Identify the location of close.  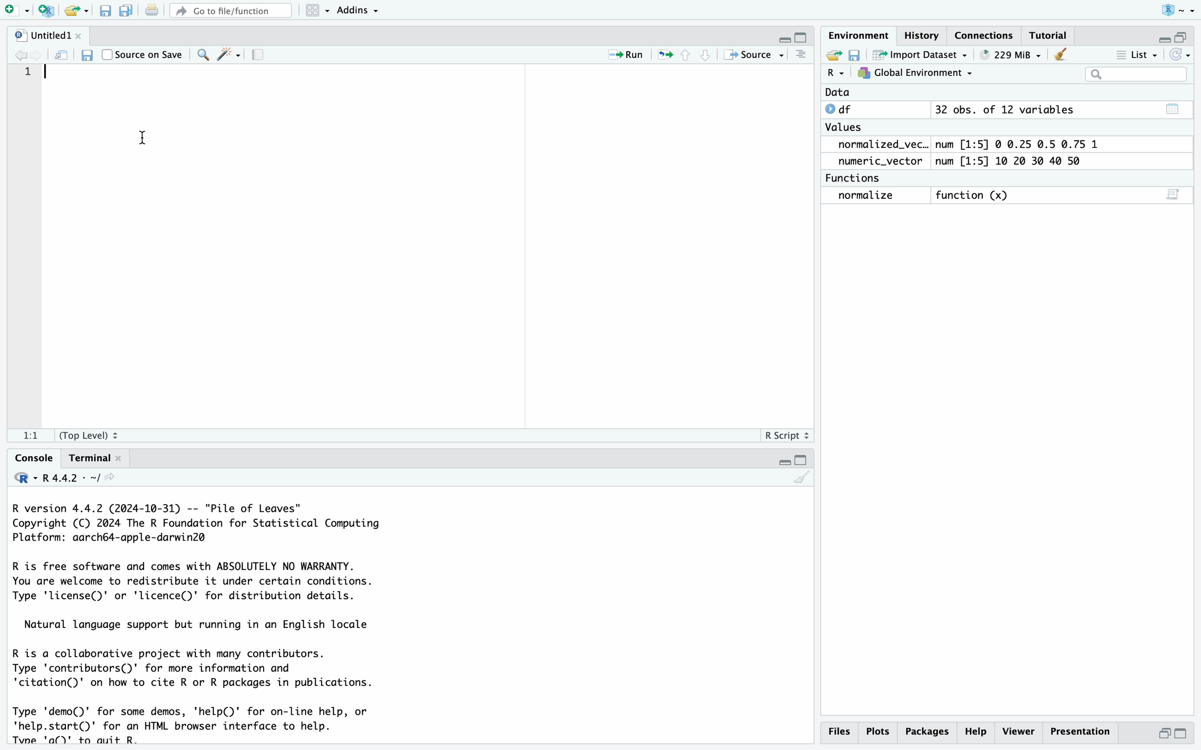
(84, 35).